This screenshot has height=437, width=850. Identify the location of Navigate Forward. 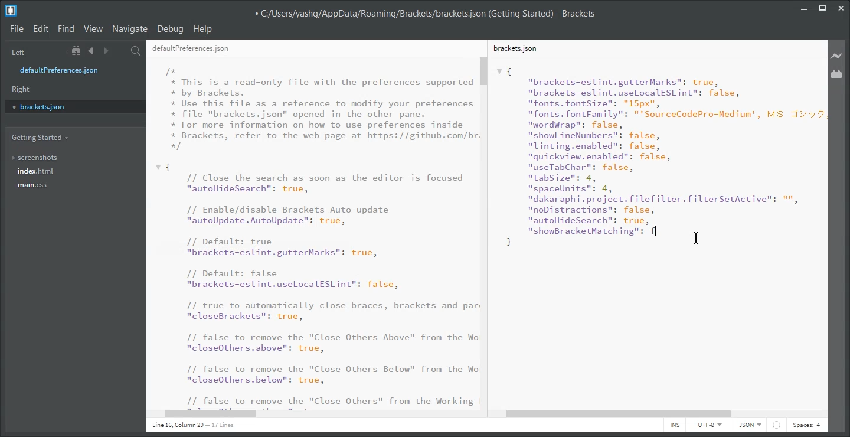
(106, 51).